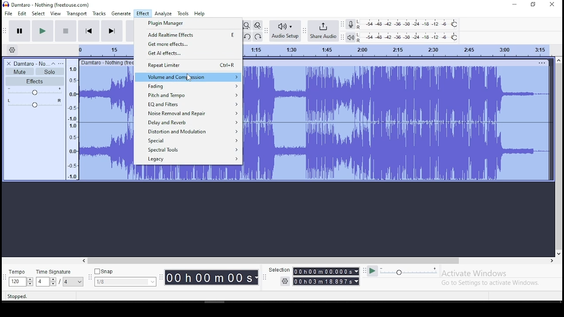 Image resolution: width=564 pixels, height=317 pixels. I want to click on amplitude, so click(72, 120).